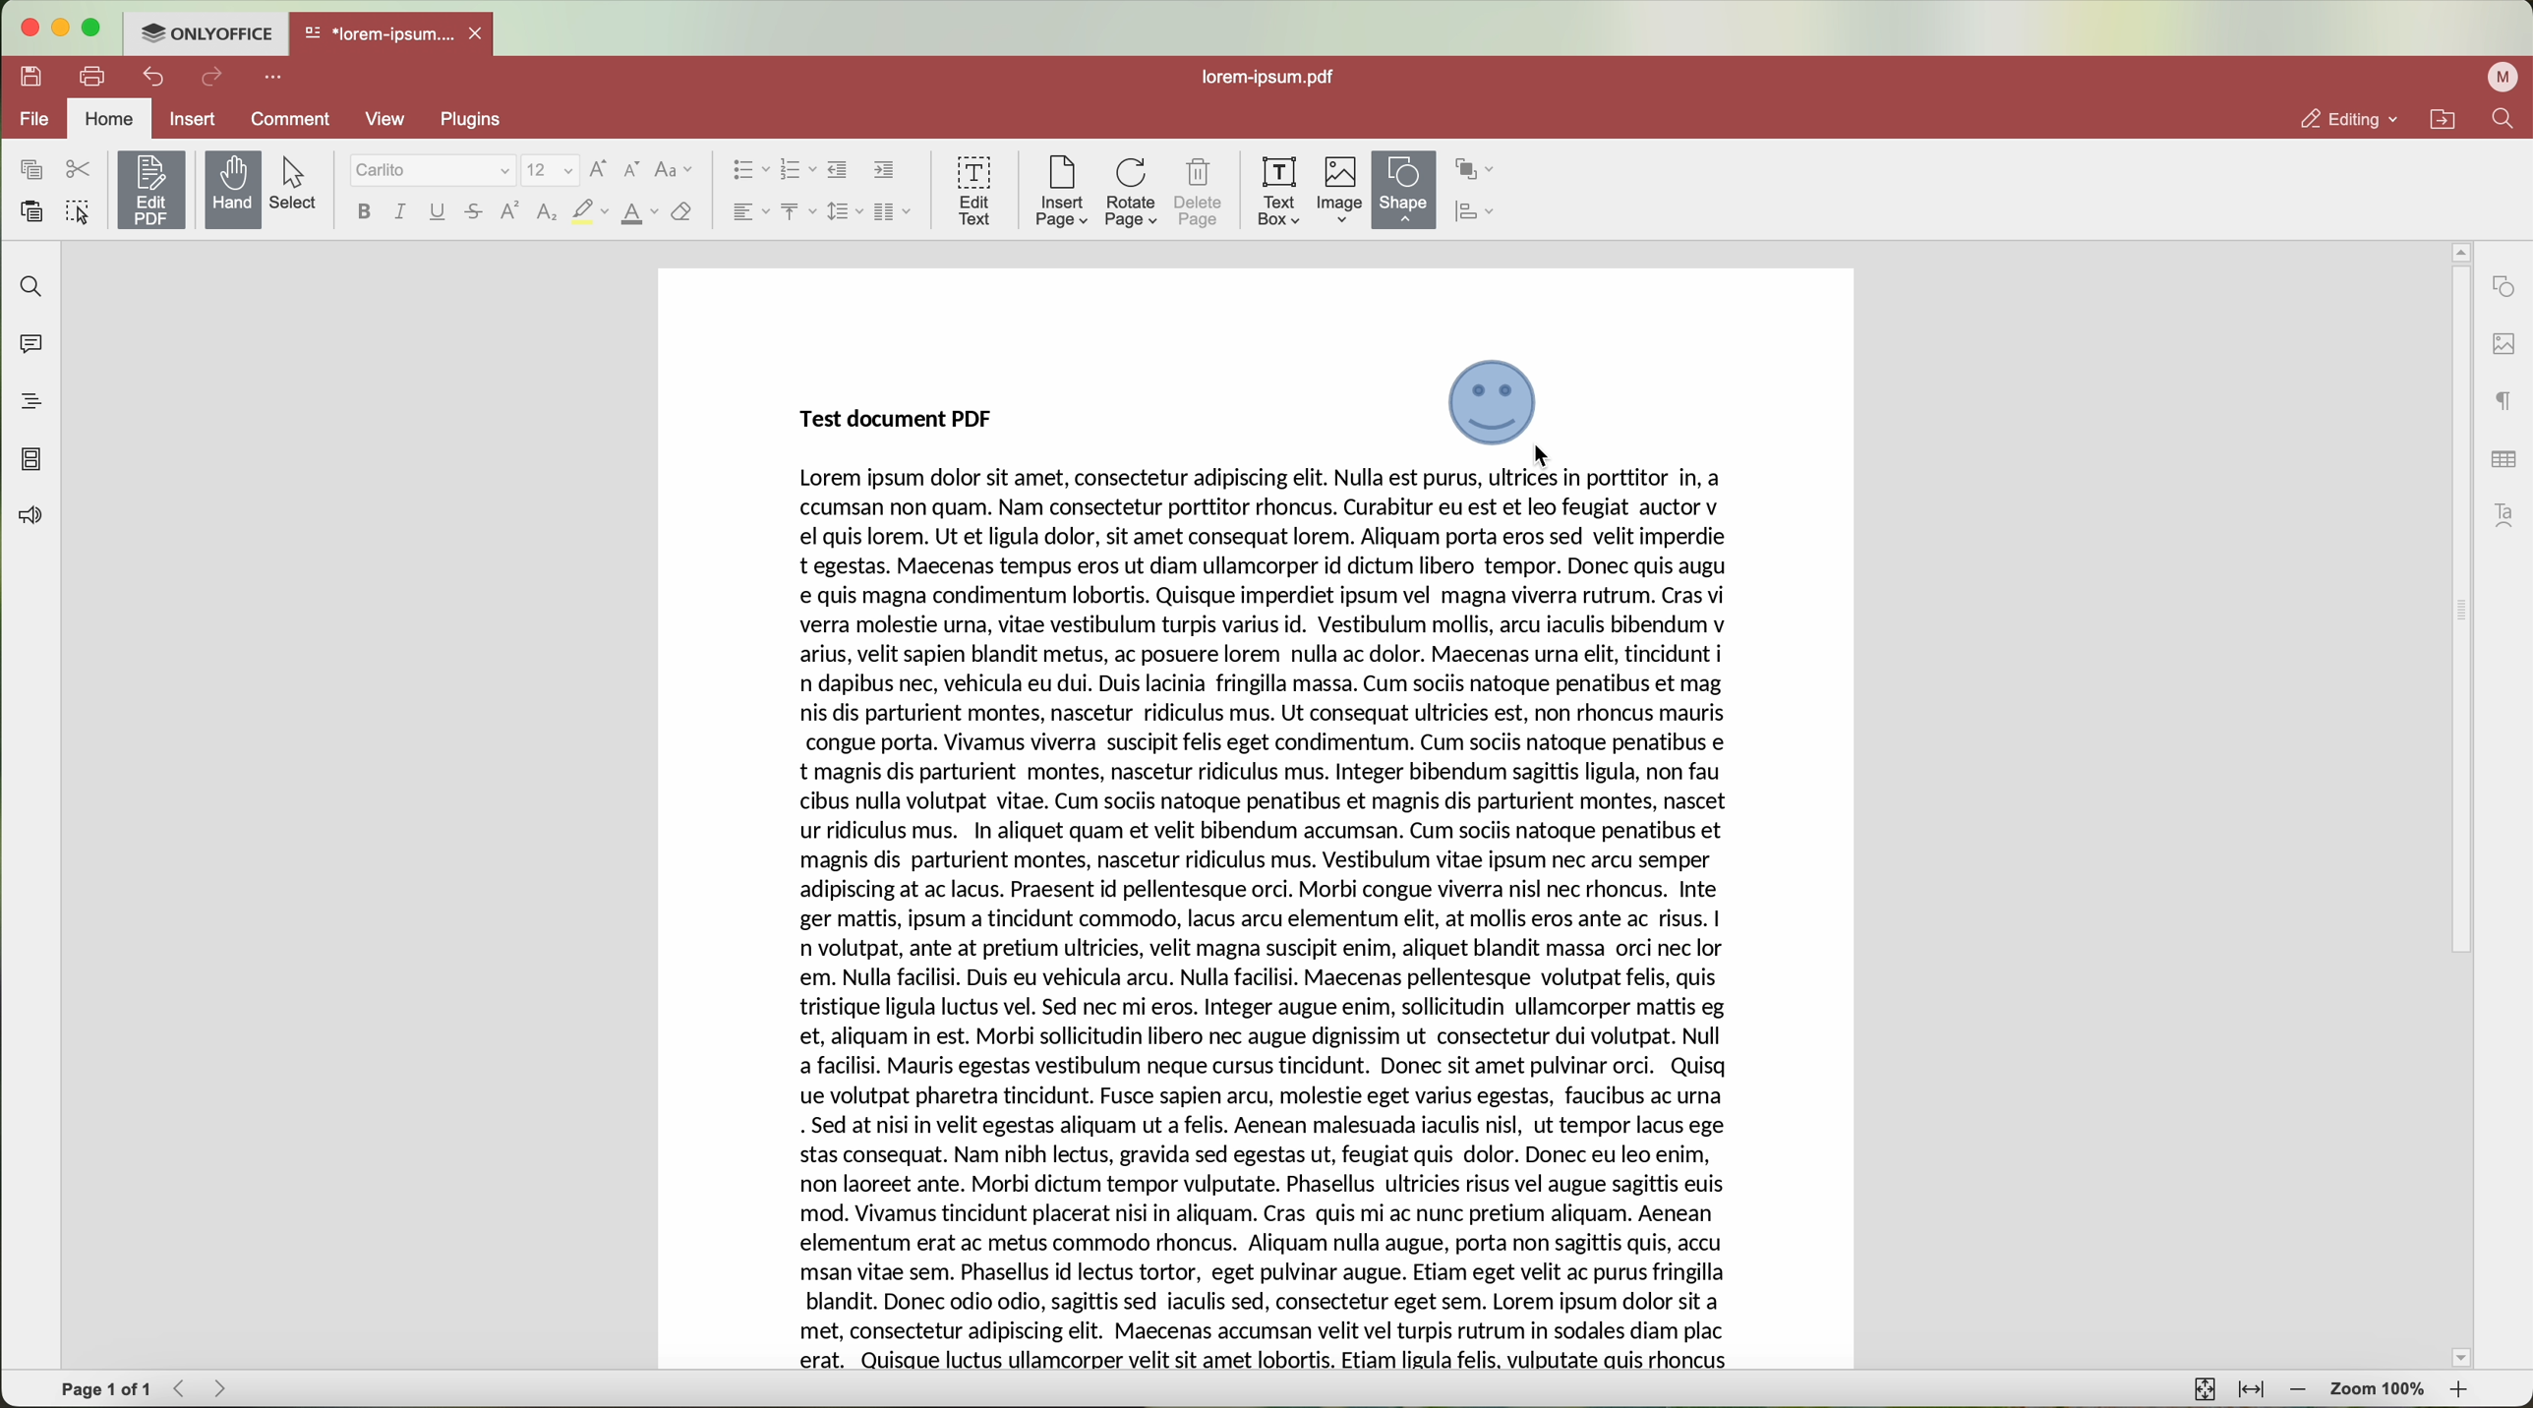 This screenshot has height=1408, width=2533. I want to click on home, so click(112, 117).